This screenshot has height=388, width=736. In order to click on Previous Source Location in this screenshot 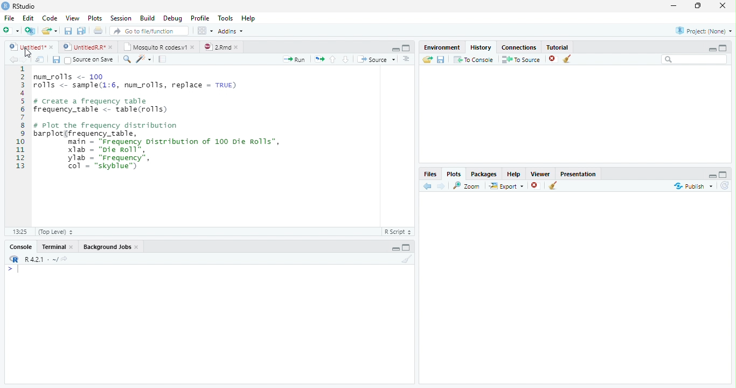, I will do `click(12, 59)`.